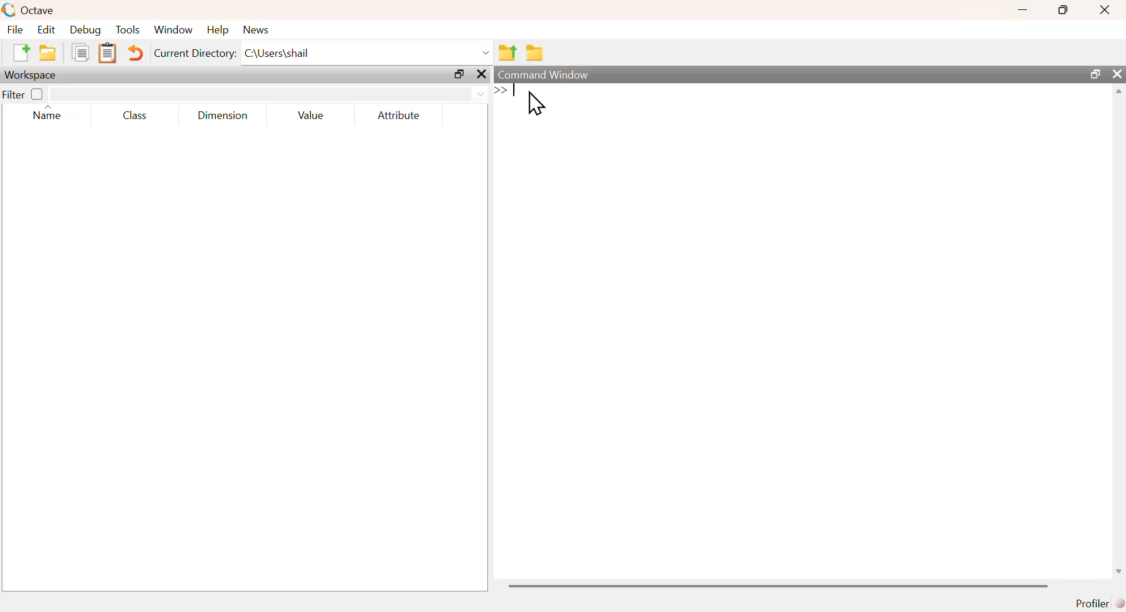  What do you see at coordinates (312, 116) in the screenshot?
I see `value` at bounding box center [312, 116].